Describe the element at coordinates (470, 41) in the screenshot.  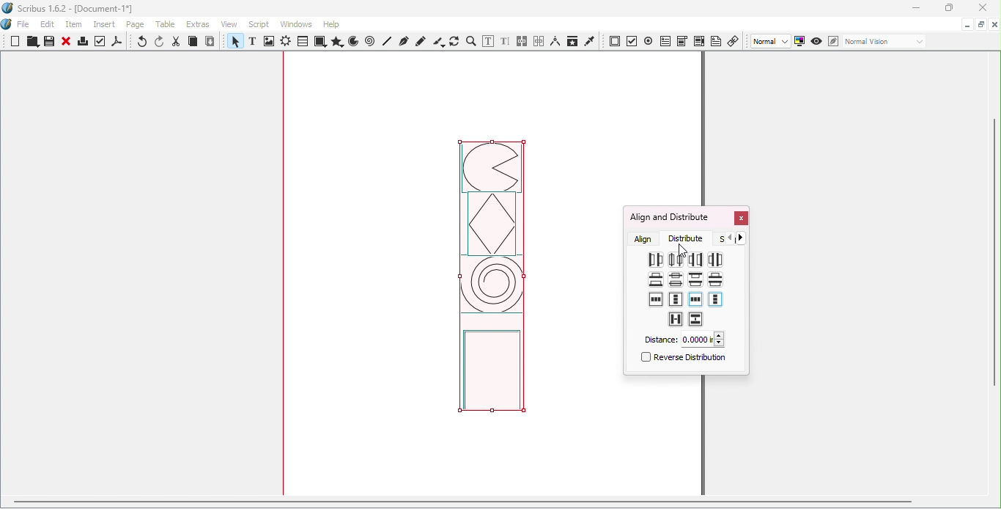
I see `Zoom in or out` at that location.